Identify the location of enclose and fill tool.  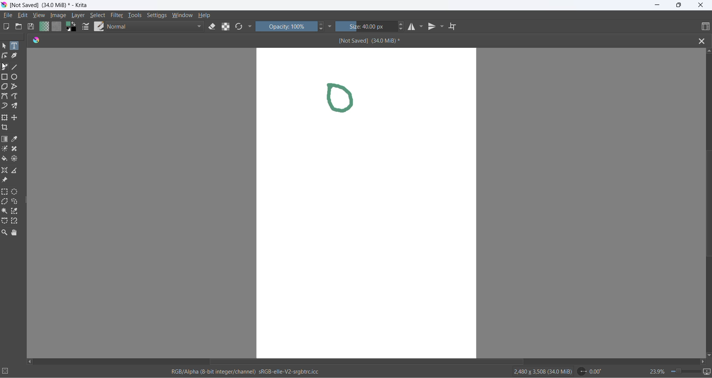
(17, 158).